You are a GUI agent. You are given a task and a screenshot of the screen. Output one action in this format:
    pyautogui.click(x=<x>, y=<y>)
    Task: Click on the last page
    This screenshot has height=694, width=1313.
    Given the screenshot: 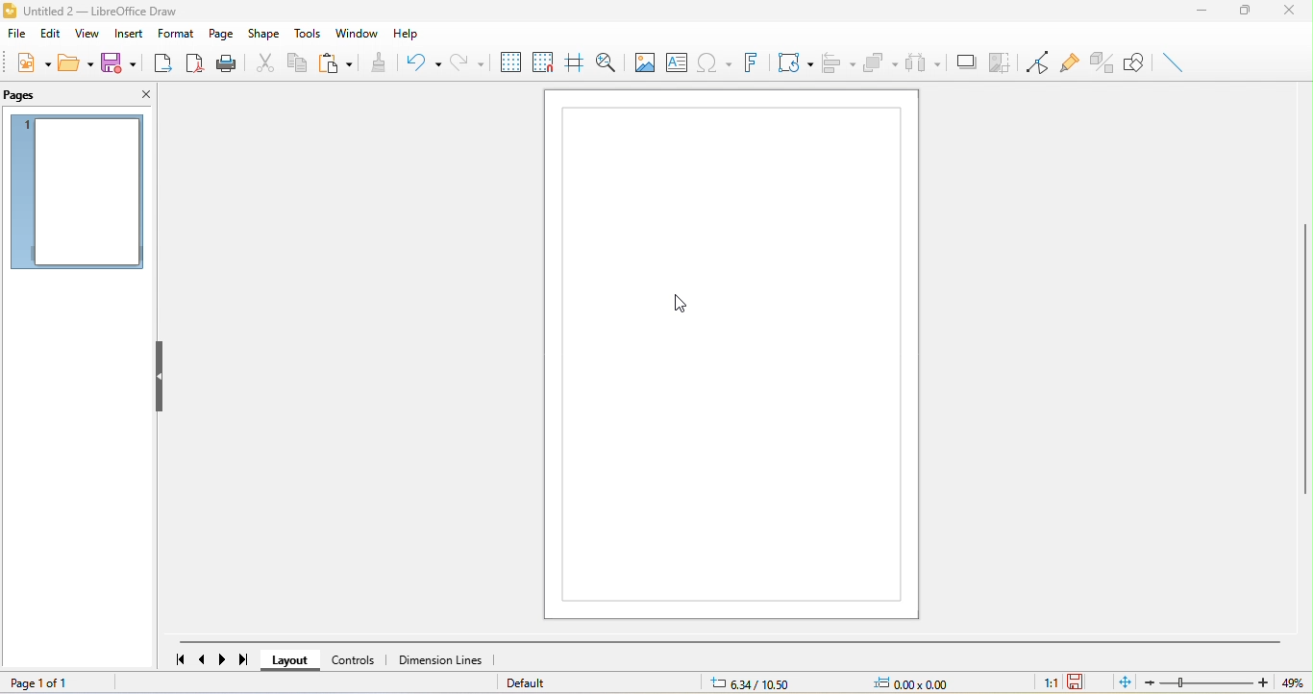 What is the action you would take?
    pyautogui.click(x=246, y=661)
    